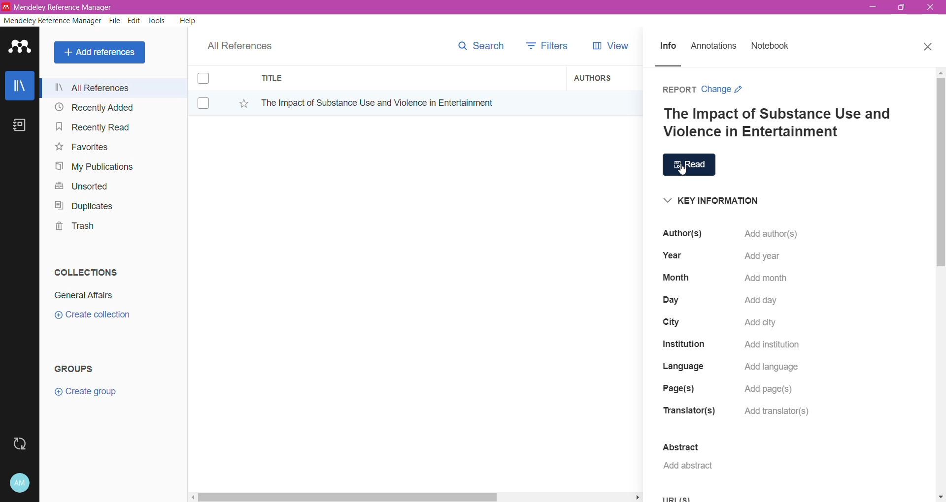 This screenshot has width=946, height=502. What do you see at coordinates (675, 277) in the screenshot?
I see `Month` at bounding box center [675, 277].